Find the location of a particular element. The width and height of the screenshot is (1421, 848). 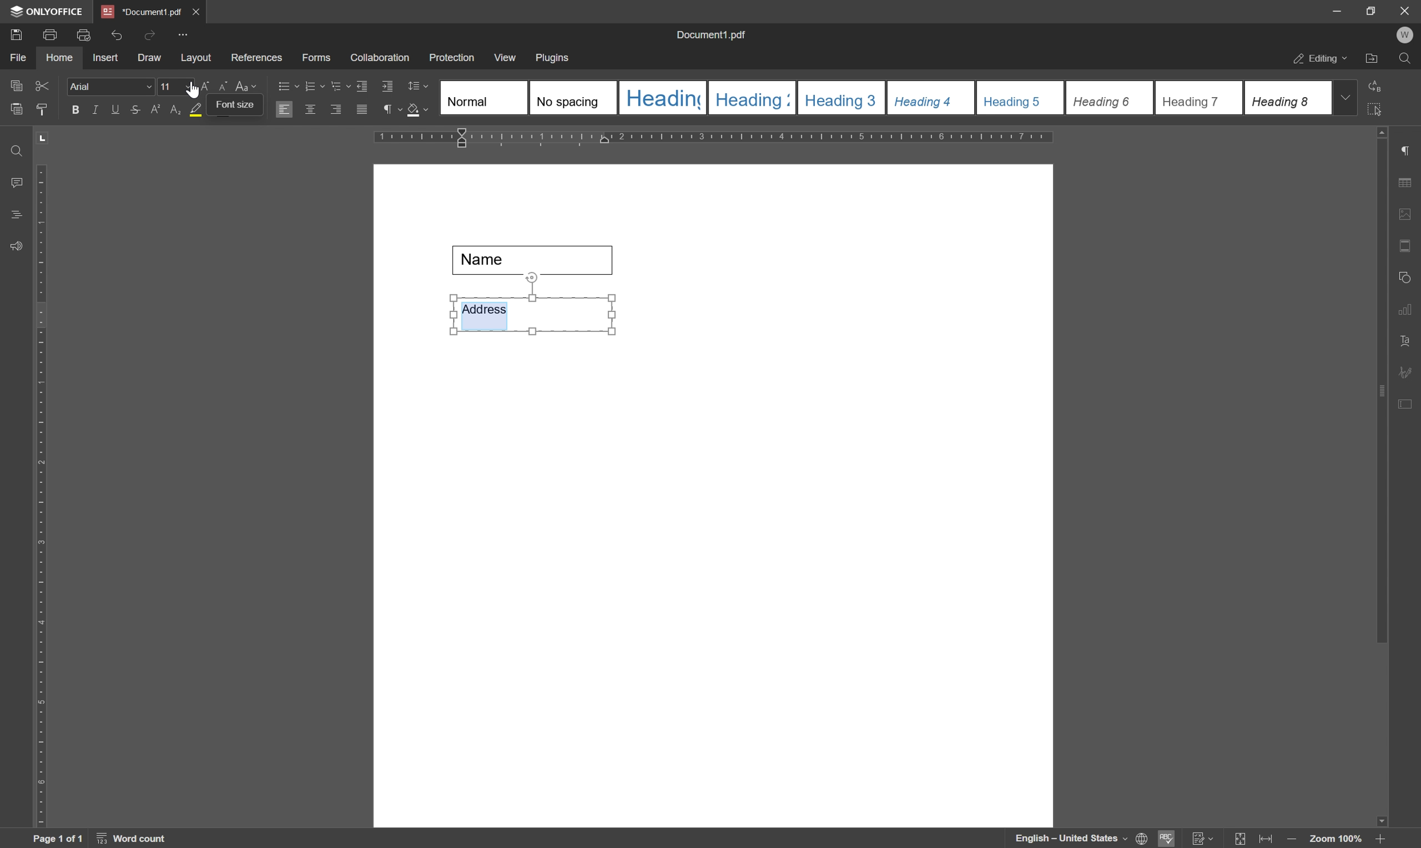

highlight color is located at coordinates (193, 110).